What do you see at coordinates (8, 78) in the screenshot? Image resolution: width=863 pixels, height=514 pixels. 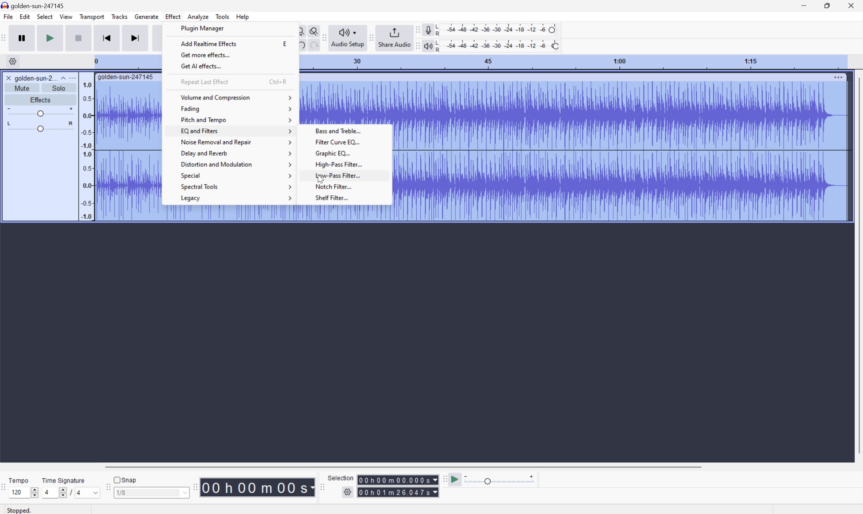 I see `Close` at bounding box center [8, 78].